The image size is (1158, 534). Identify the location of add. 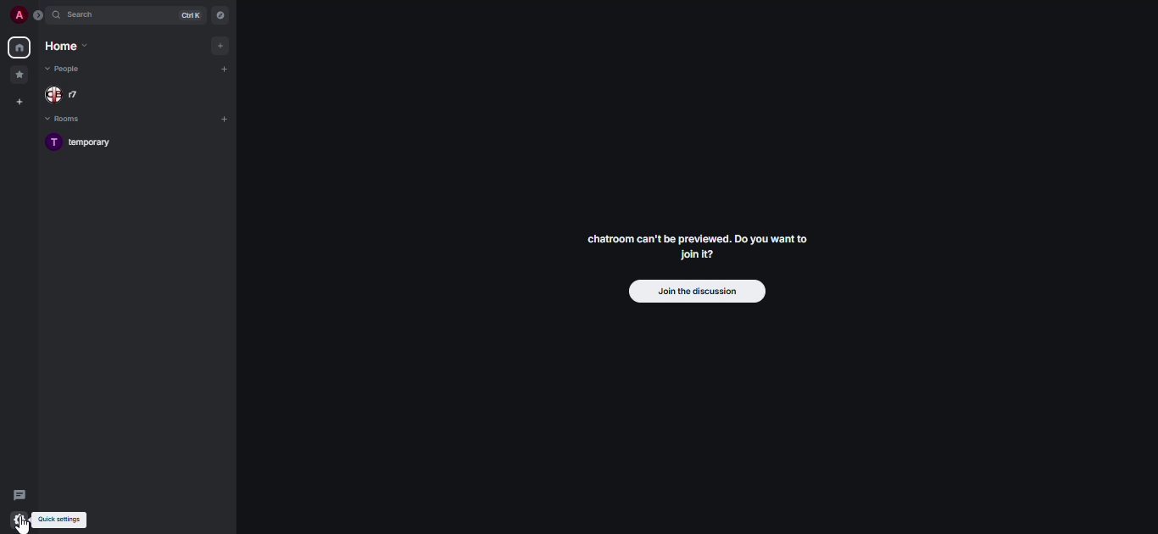
(225, 70).